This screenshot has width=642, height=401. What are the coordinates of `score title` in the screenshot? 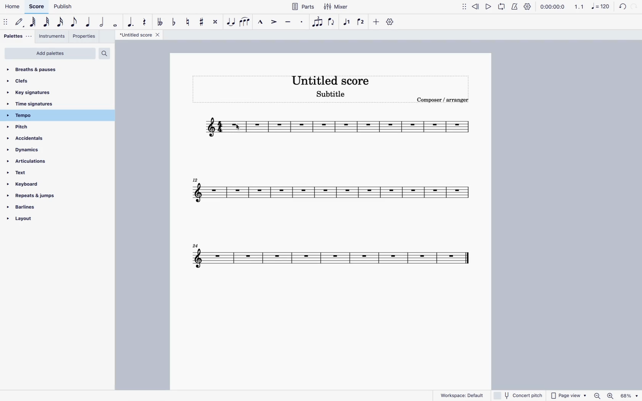 It's located at (337, 80).